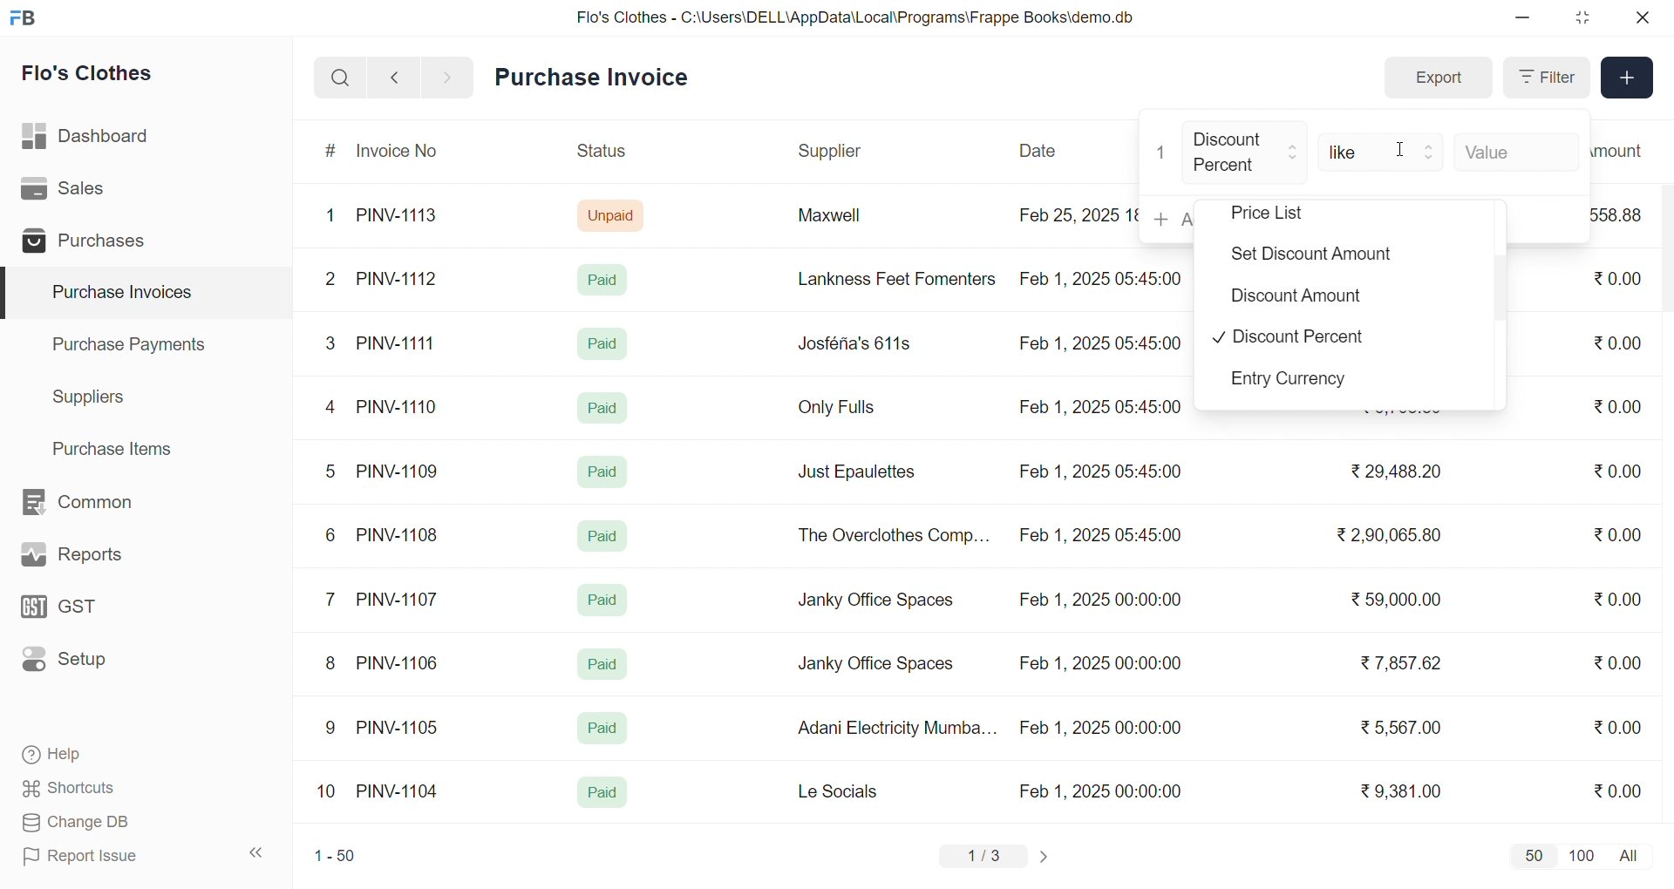  I want to click on Feb 25, 2025 18:16:25, so click(1076, 214).